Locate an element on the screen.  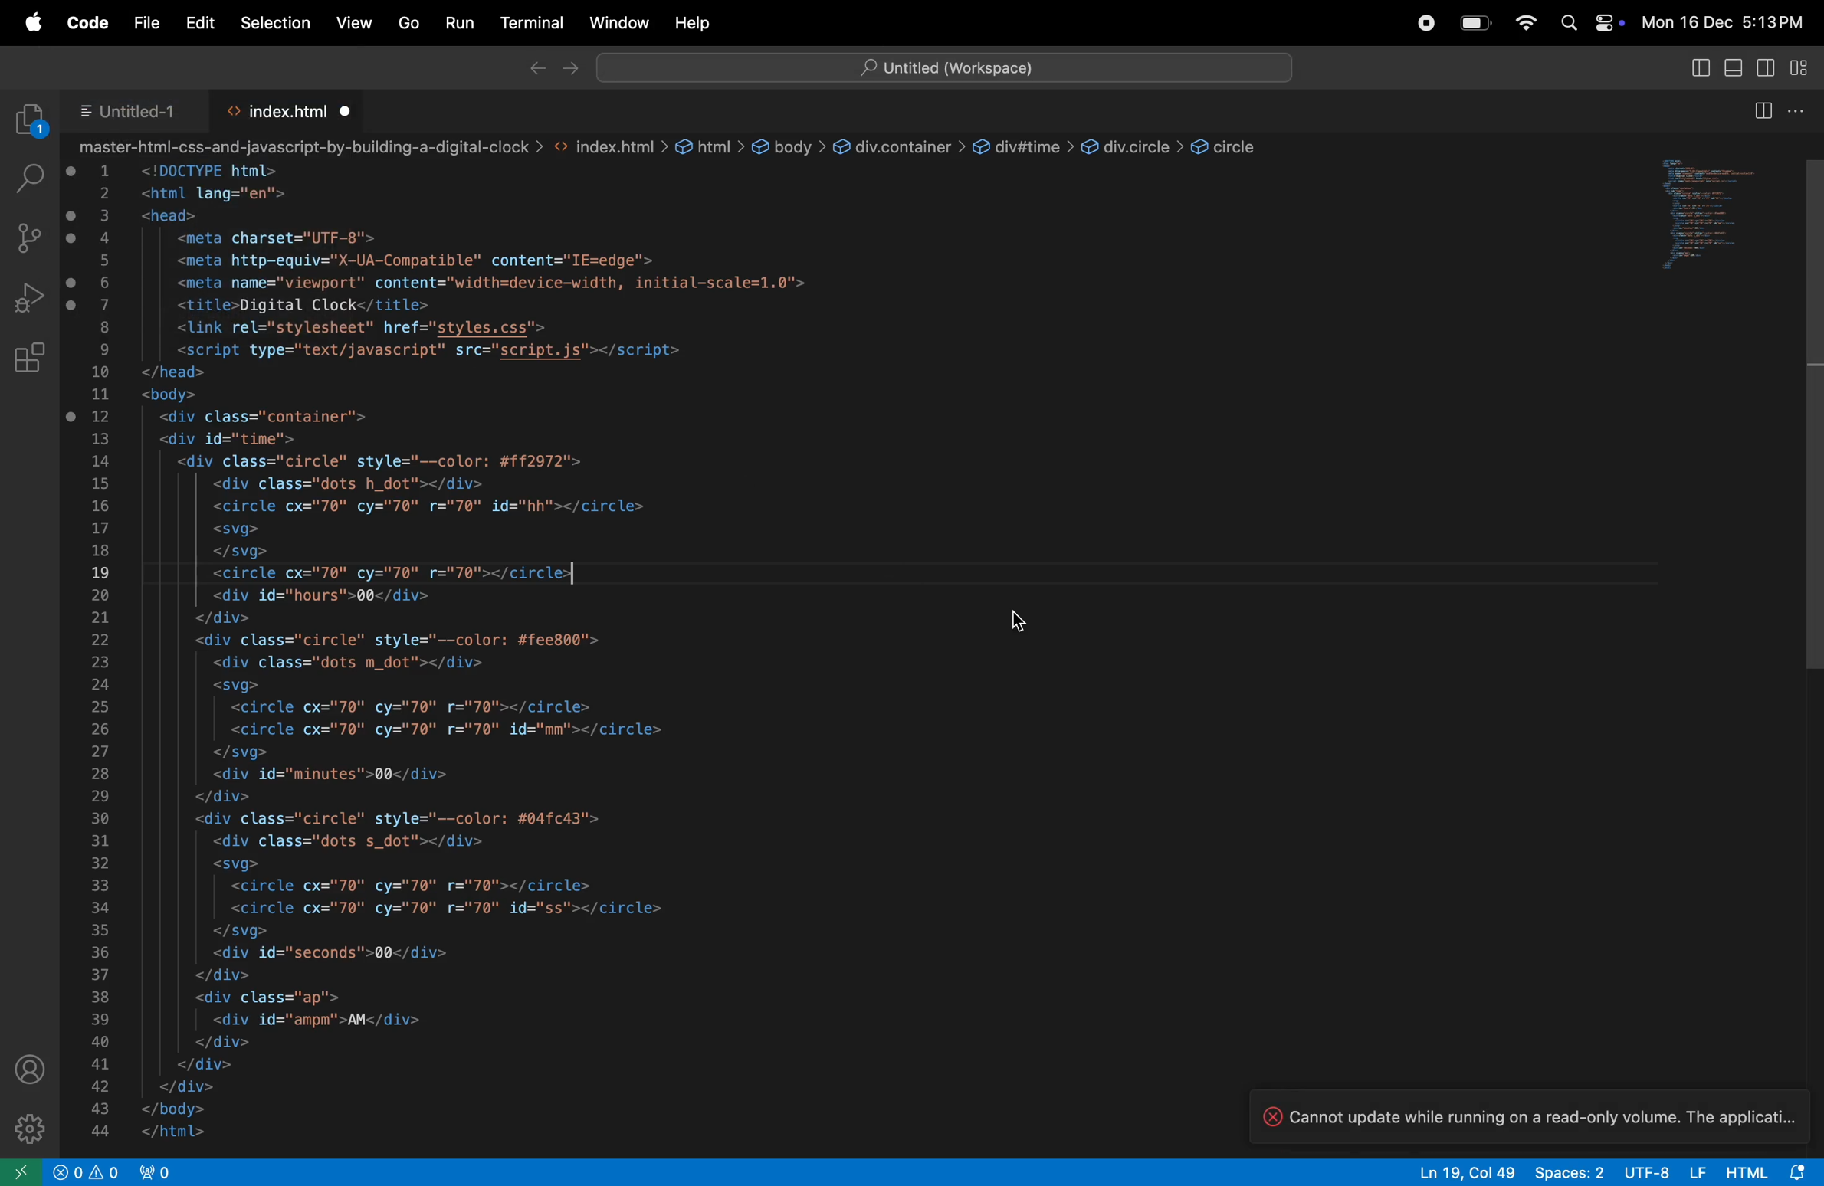
</head> i is located at coordinates (175, 373).